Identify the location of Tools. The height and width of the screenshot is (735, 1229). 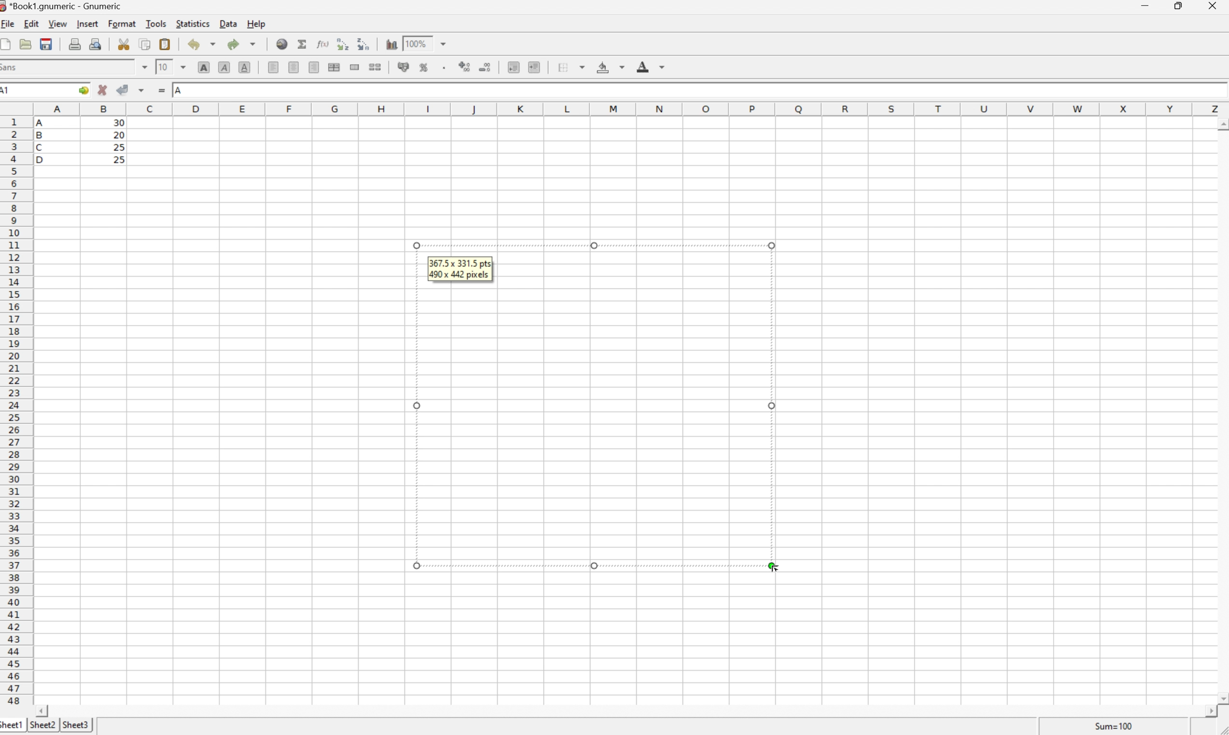
(156, 24).